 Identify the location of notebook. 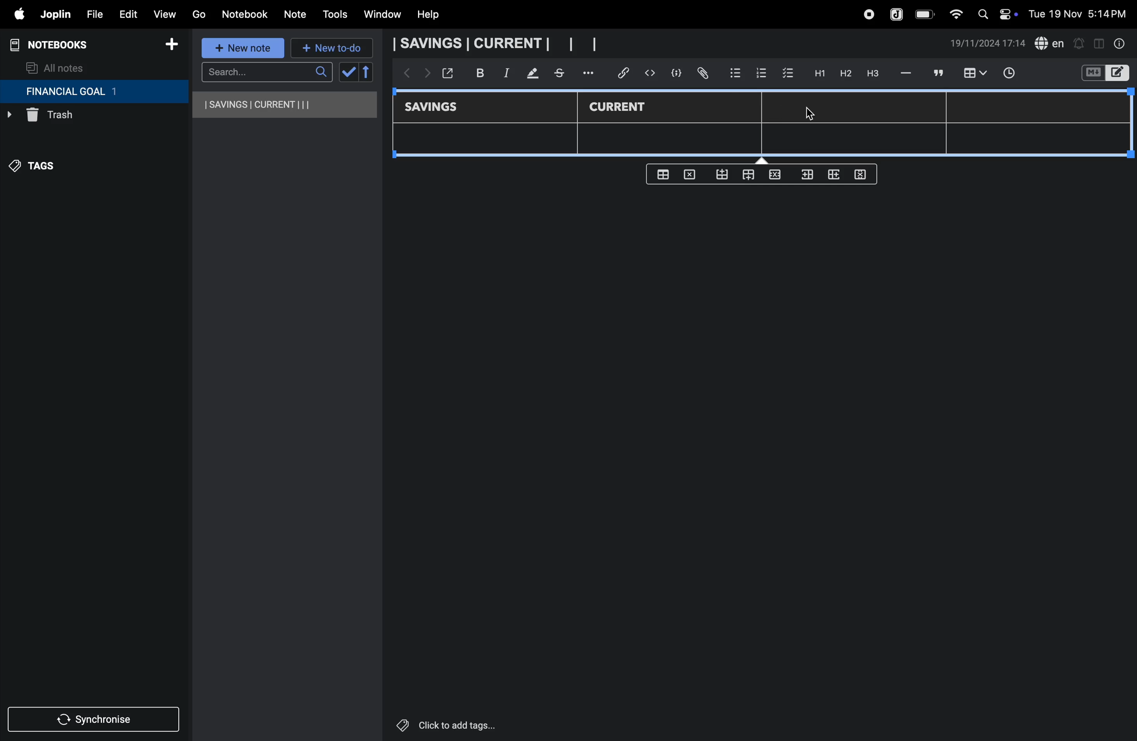
(244, 14).